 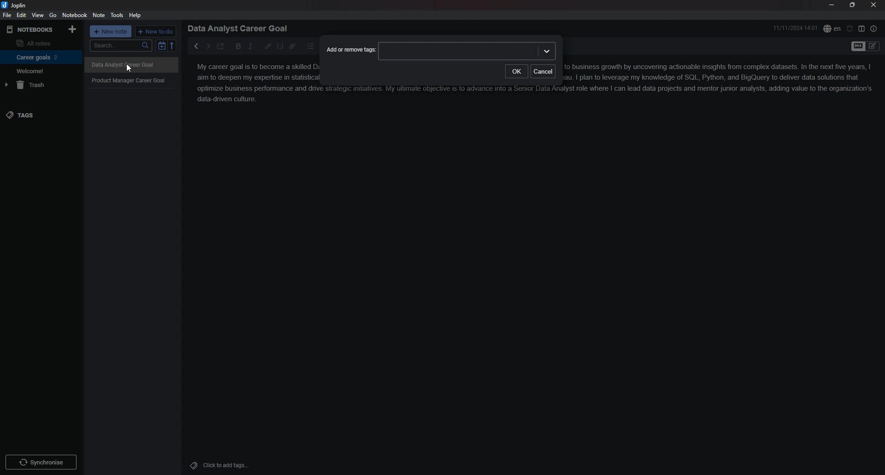 What do you see at coordinates (38, 15) in the screenshot?
I see `view` at bounding box center [38, 15].